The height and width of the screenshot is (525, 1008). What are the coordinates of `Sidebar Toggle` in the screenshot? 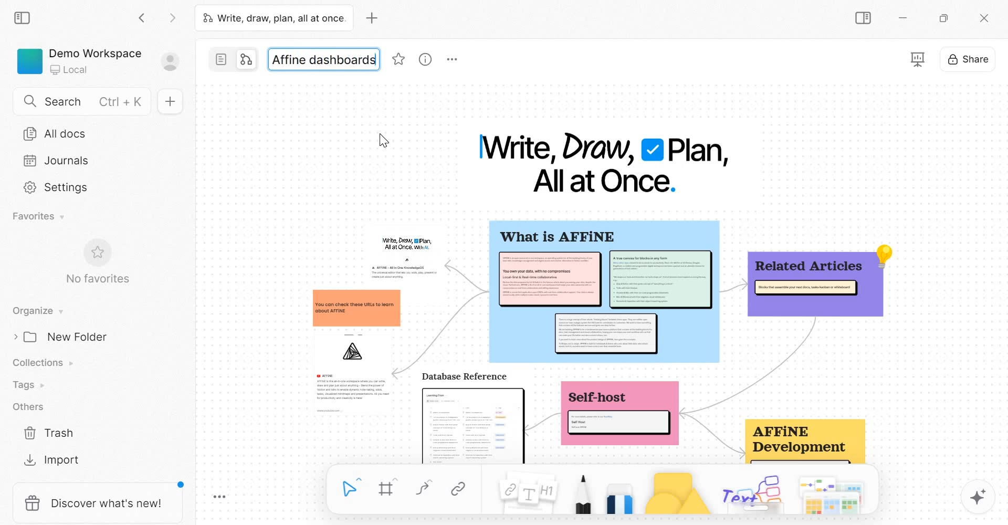 It's located at (864, 19).